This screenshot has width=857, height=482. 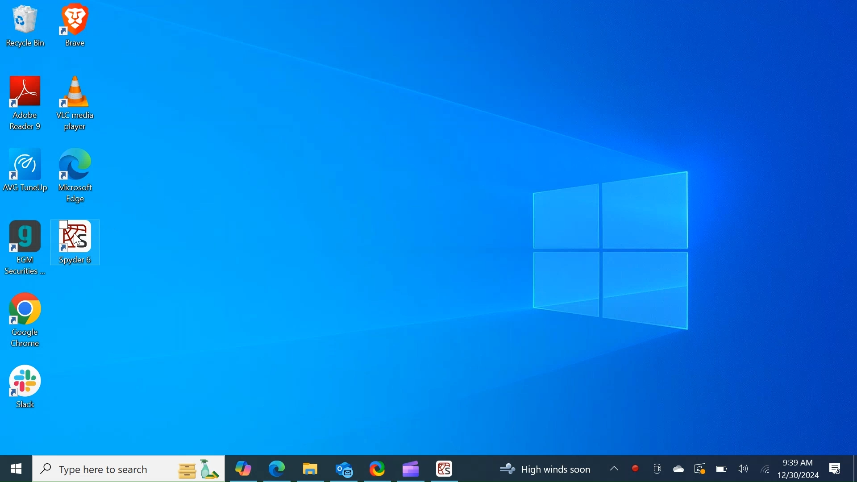 What do you see at coordinates (76, 241) in the screenshot?
I see `Cursor ` at bounding box center [76, 241].